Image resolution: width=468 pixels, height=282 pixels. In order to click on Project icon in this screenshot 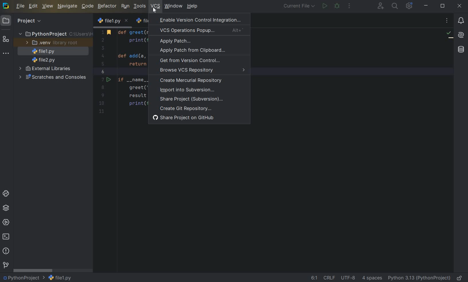, I will do `click(6, 21)`.